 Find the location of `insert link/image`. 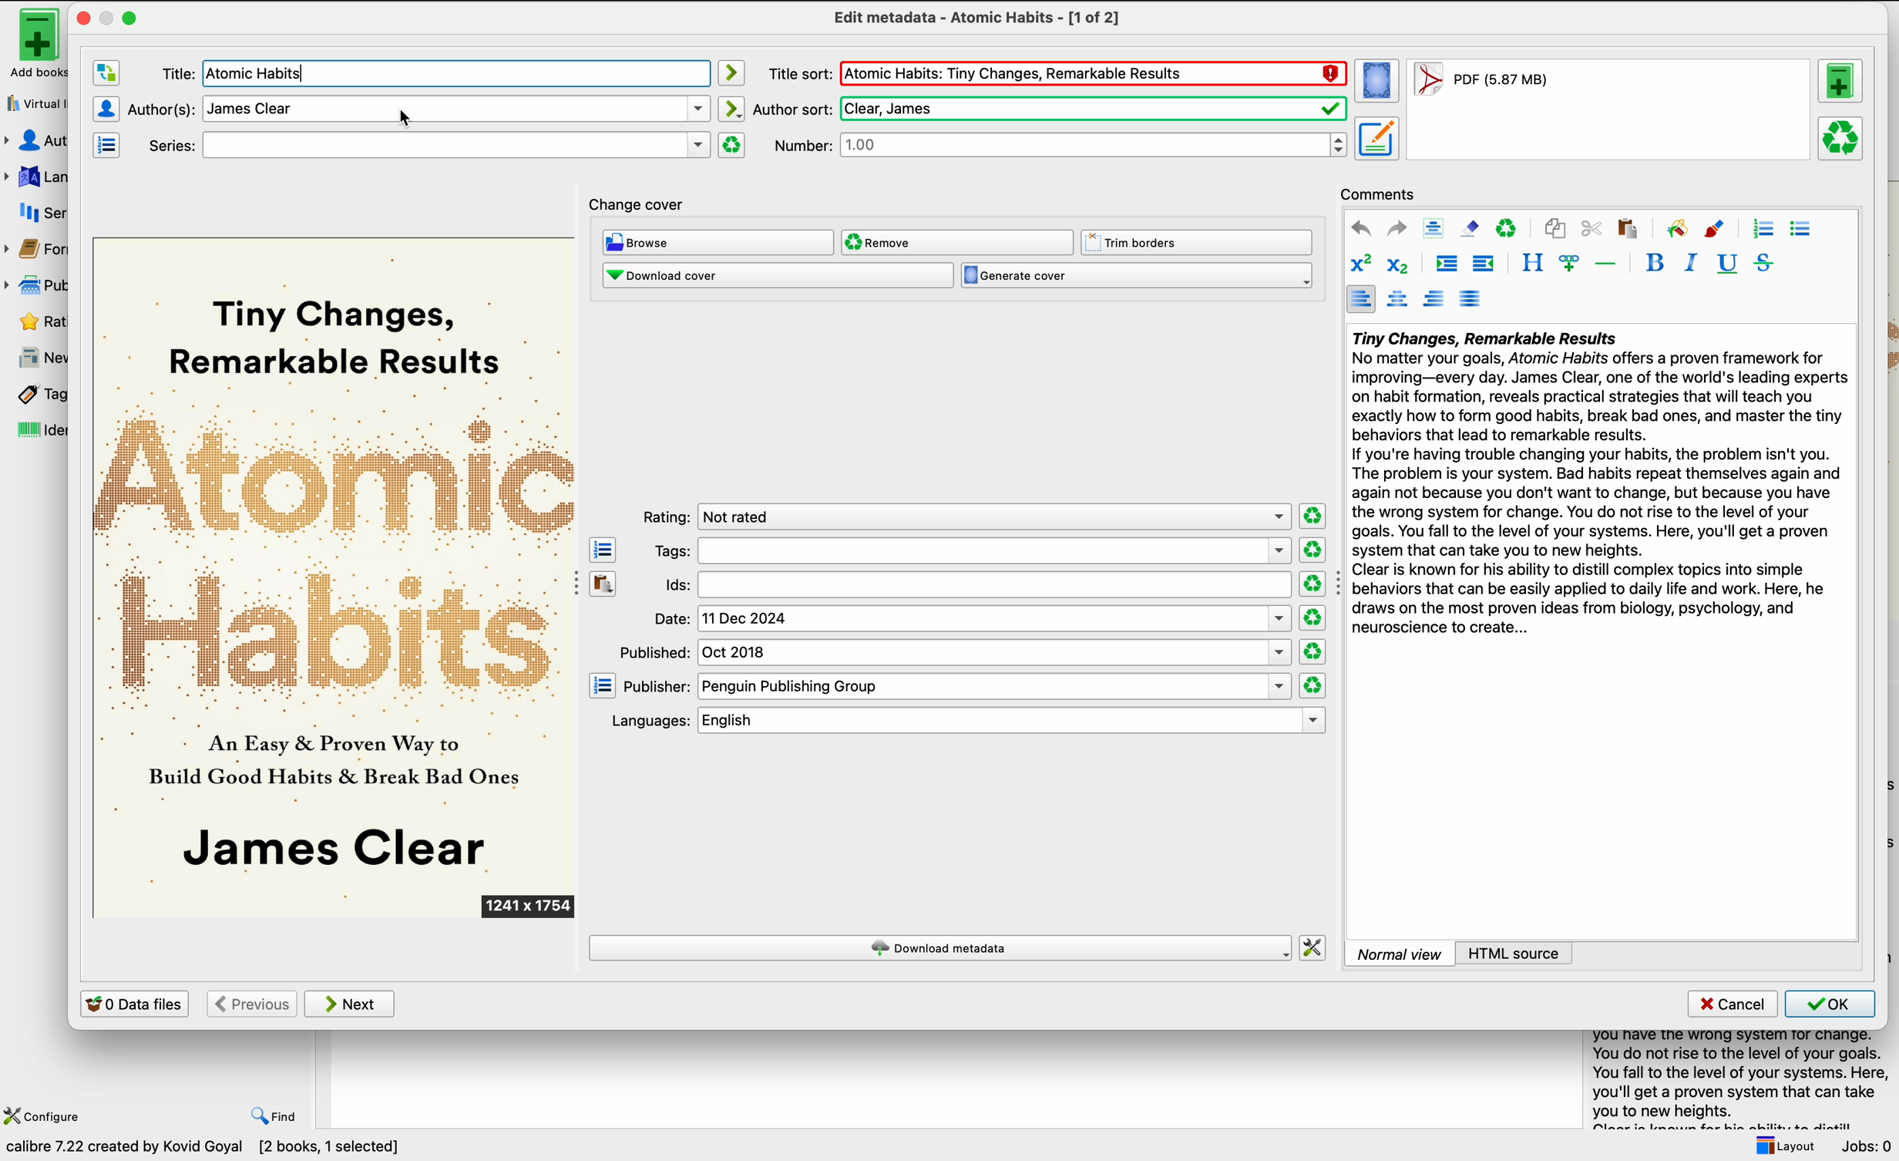

insert link/image is located at coordinates (1568, 264).